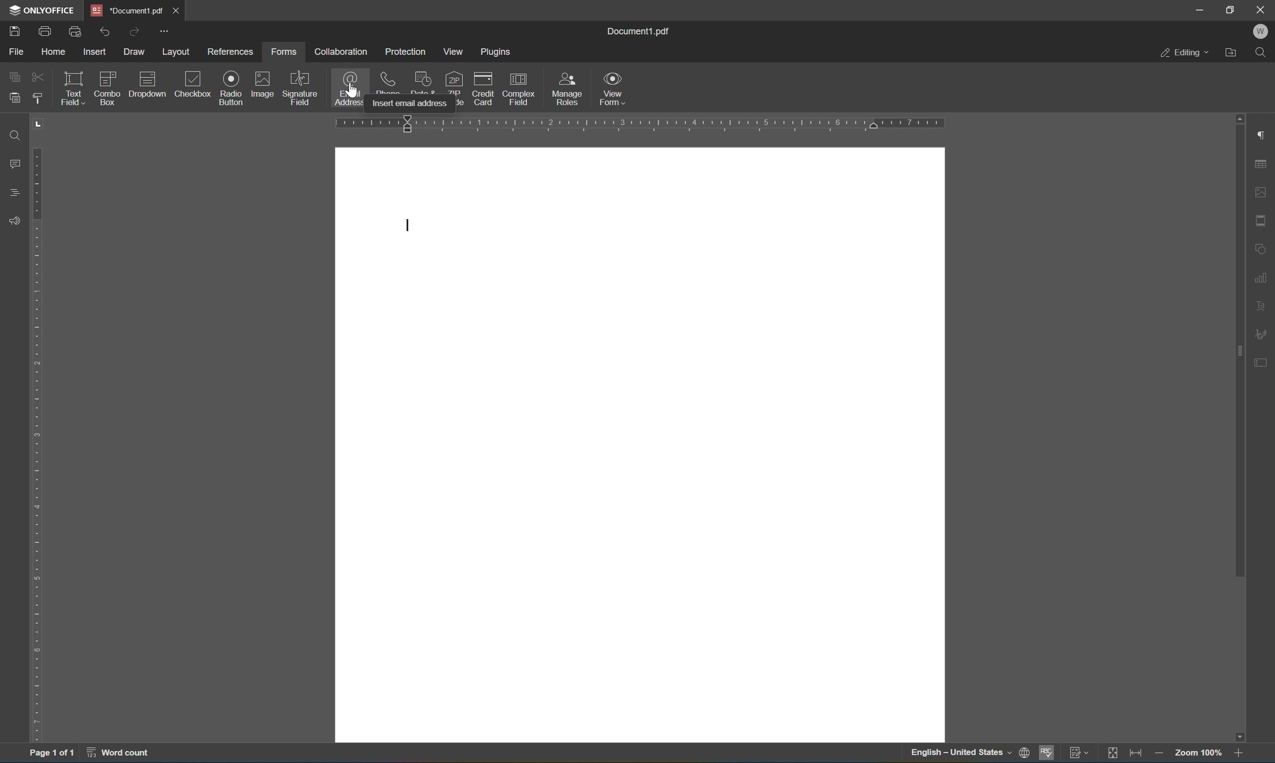 The image size is (1275, 763). Describe the element at coordinates (39, 99) in the screenshot. I see `copy style` at that location.